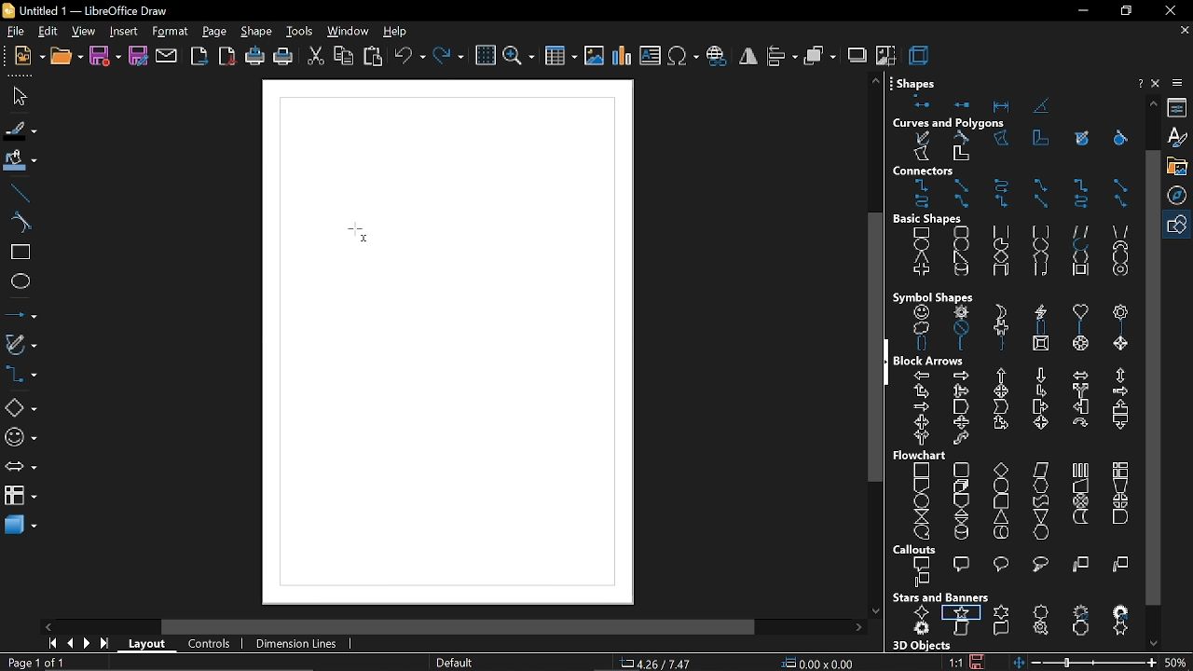  What do you see at coordinates (282, 58) in the screenshot?
I see `print` at bounding box center [282, 58].